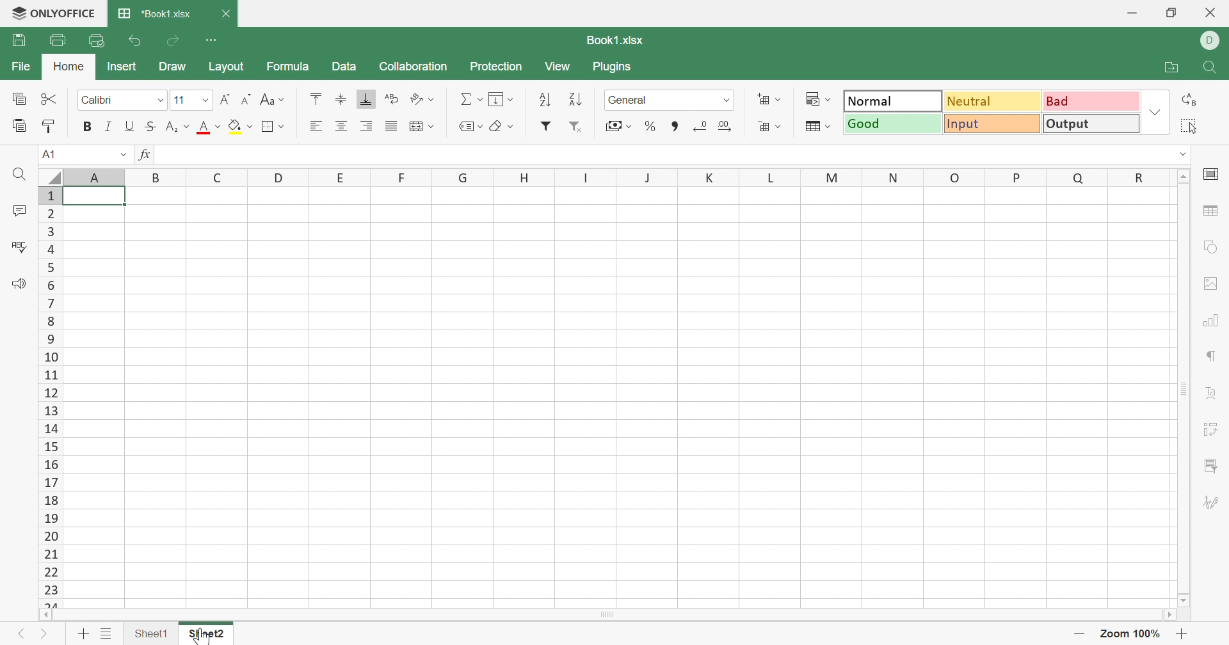 This screenshot has width=1229, height=645. Describe the element at coordinates (317, 99) in the screenshot. I see `Align Top` at that location.